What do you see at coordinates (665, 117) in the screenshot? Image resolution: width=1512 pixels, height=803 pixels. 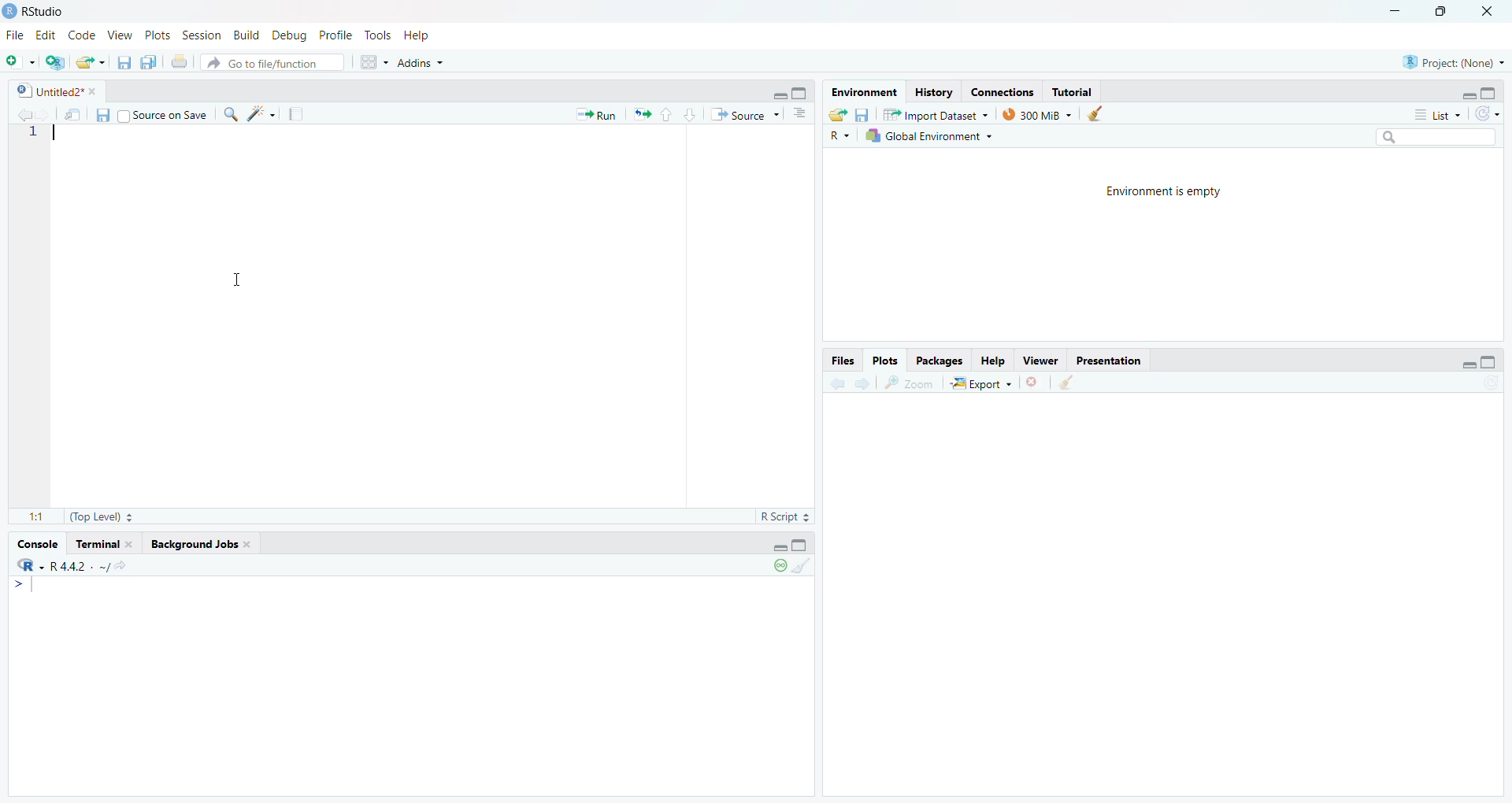 I see `go to previous section/chunk` at bounding box center [665, 117].